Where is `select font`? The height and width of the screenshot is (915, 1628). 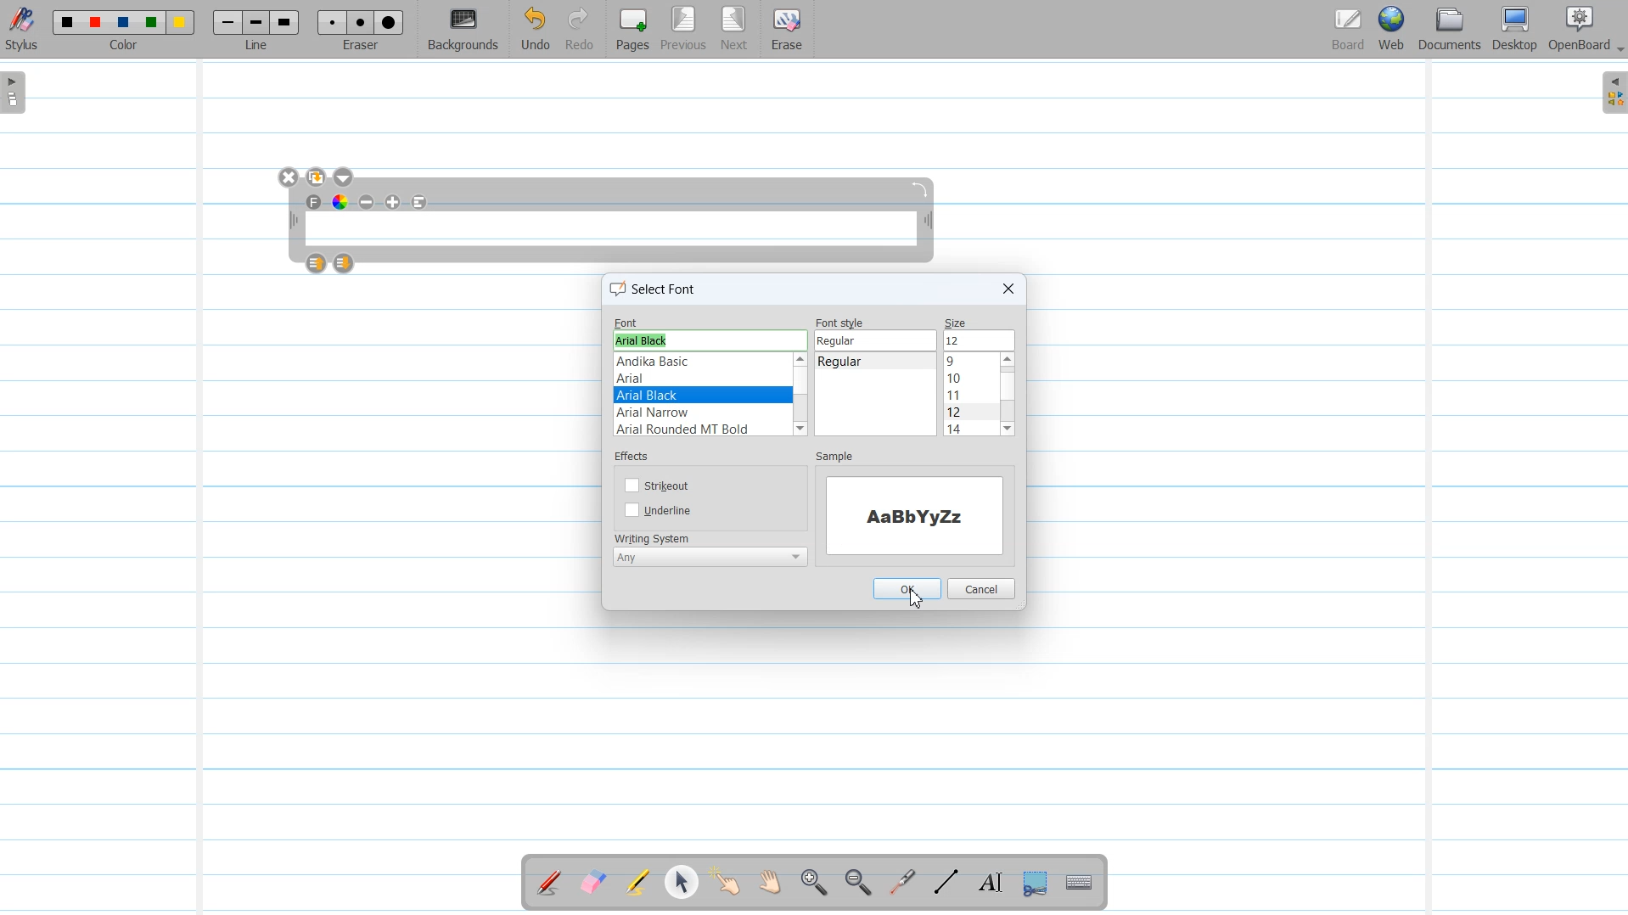 select font is located at coordinates (657, 291).